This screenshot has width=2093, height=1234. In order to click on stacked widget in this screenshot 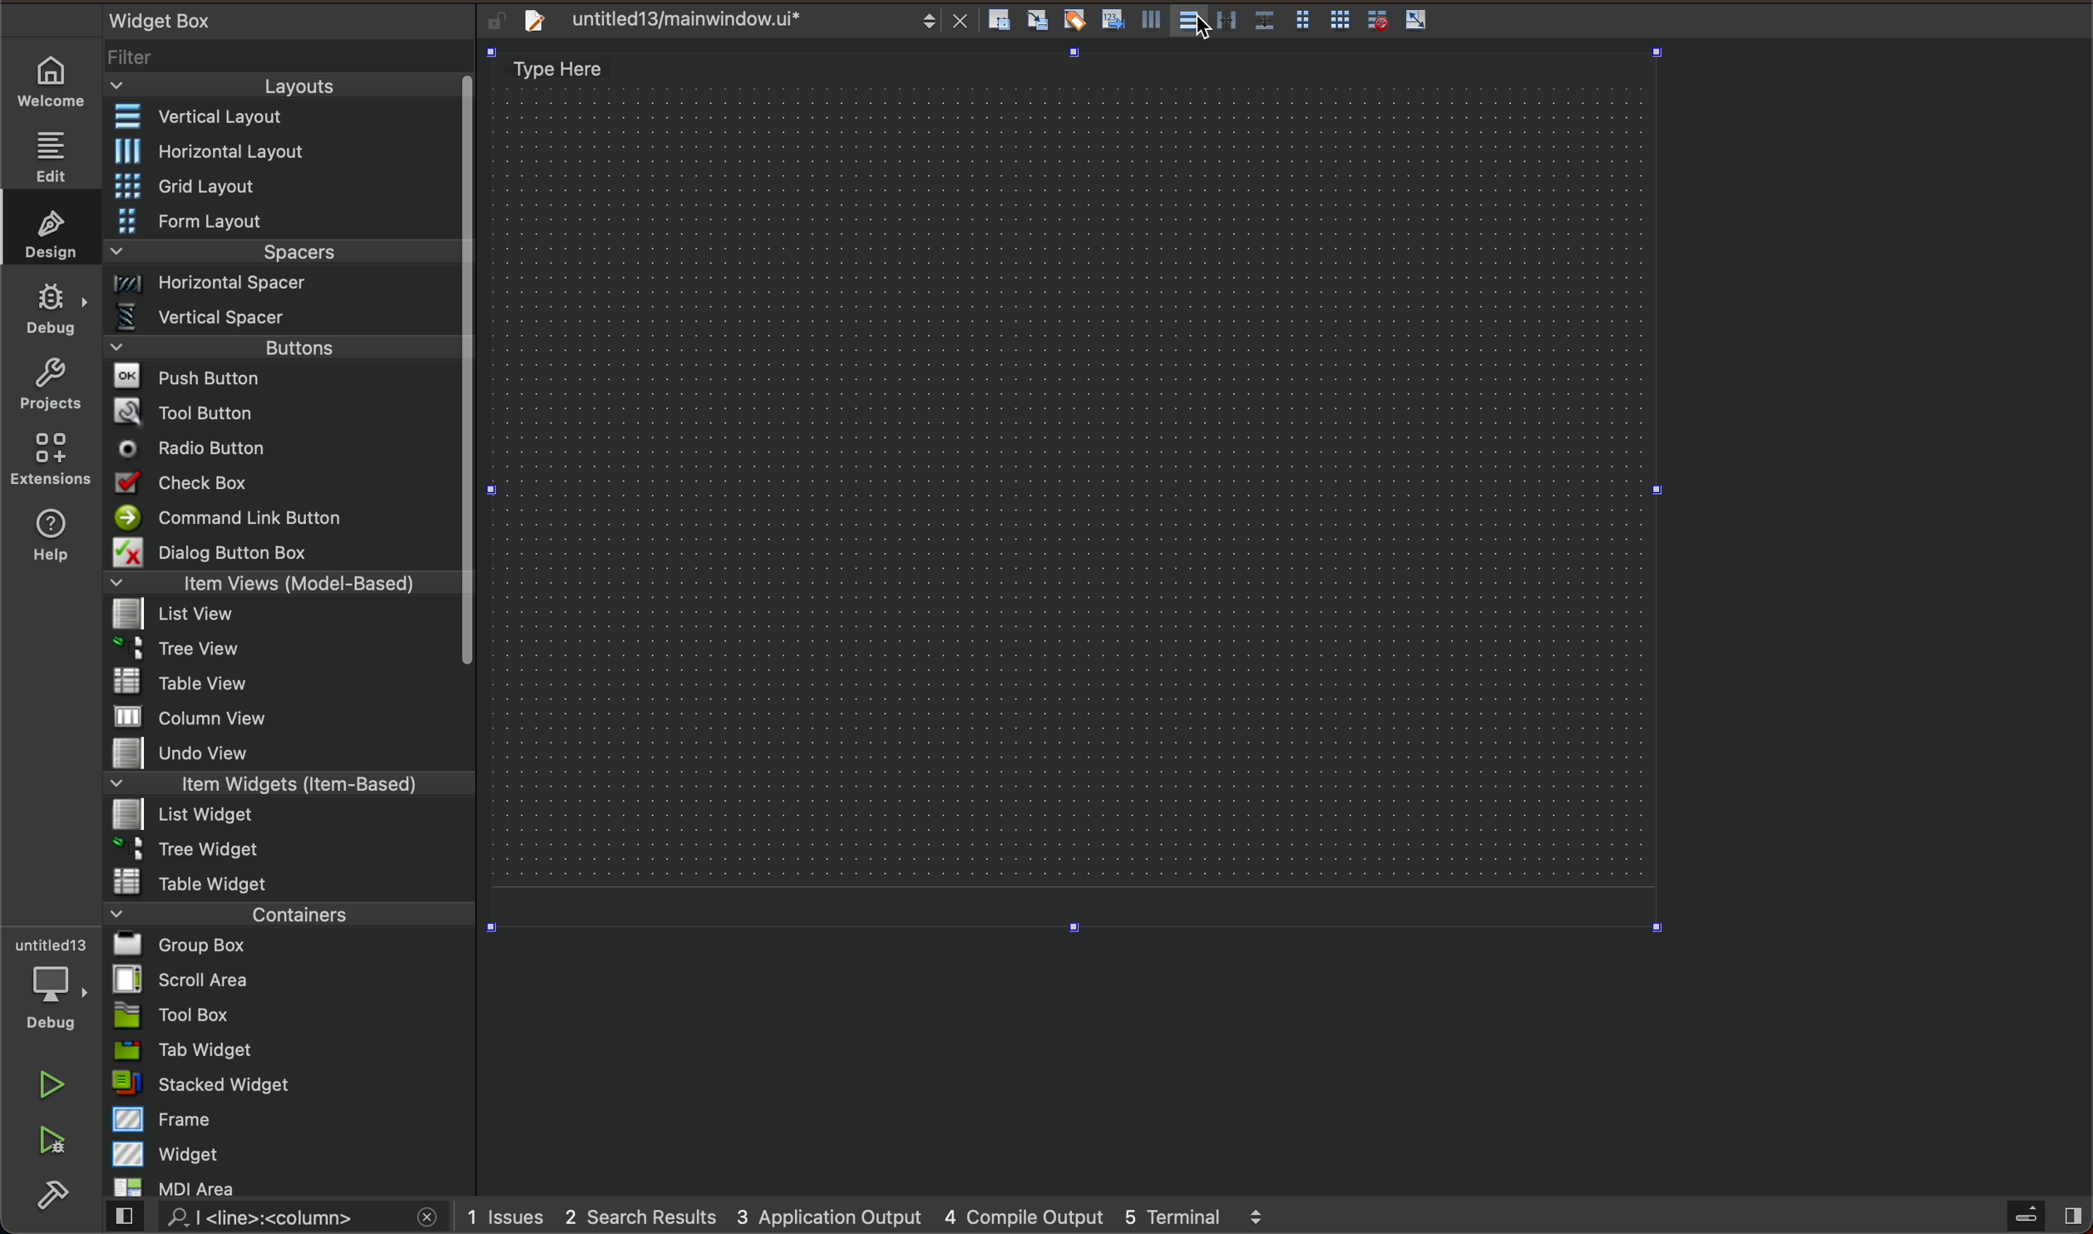, I will do `click(284, 1086)`.